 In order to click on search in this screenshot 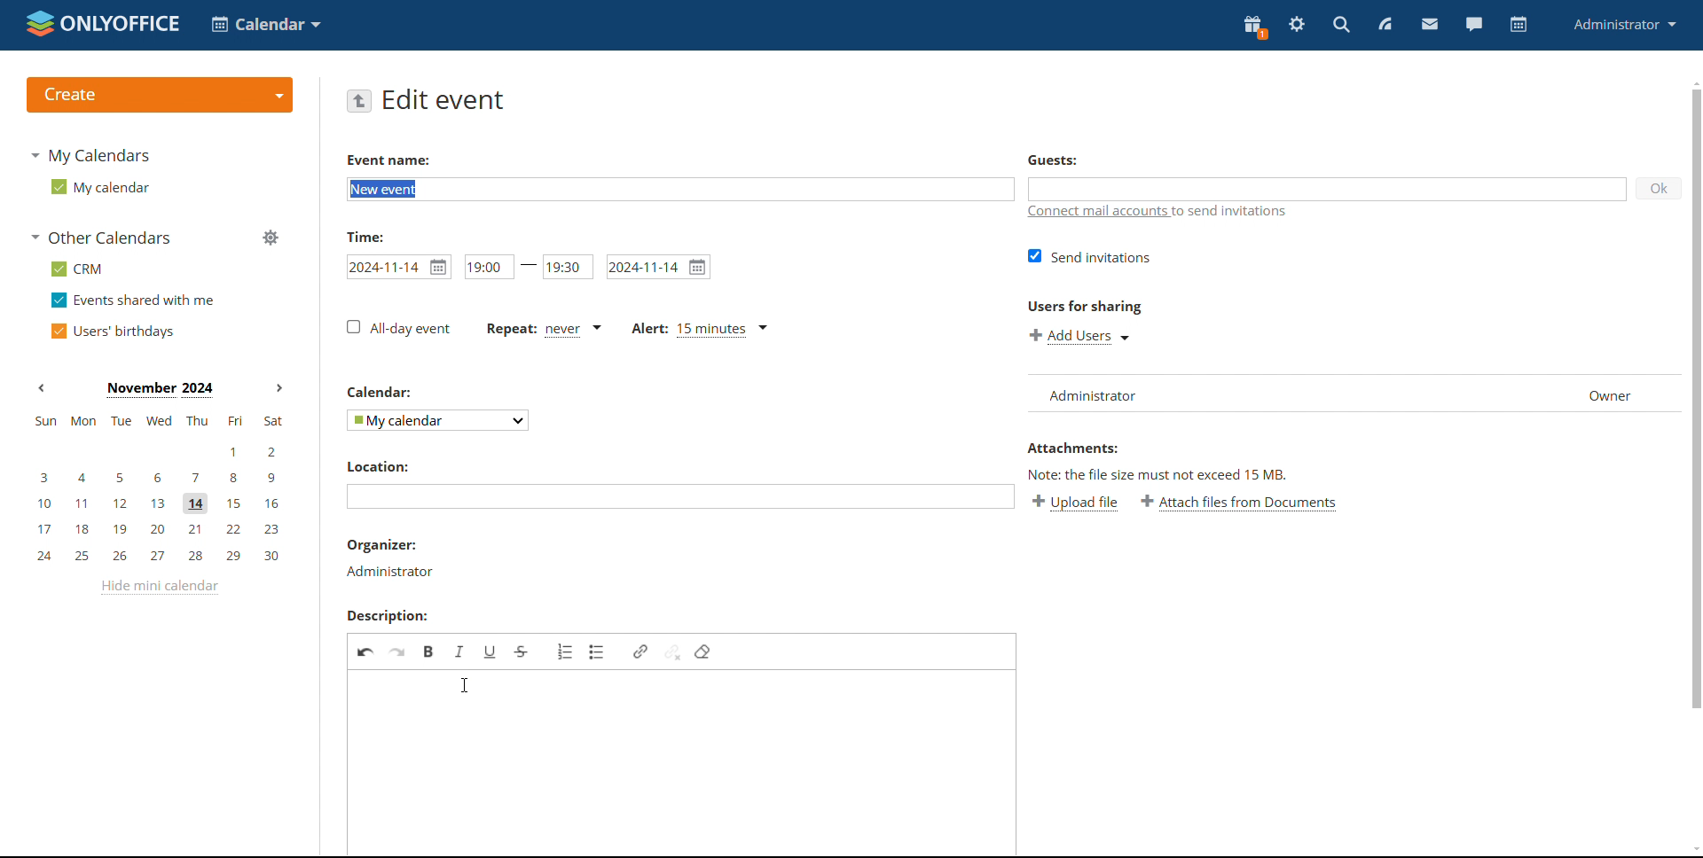, I will do `click(1339, 26)`.